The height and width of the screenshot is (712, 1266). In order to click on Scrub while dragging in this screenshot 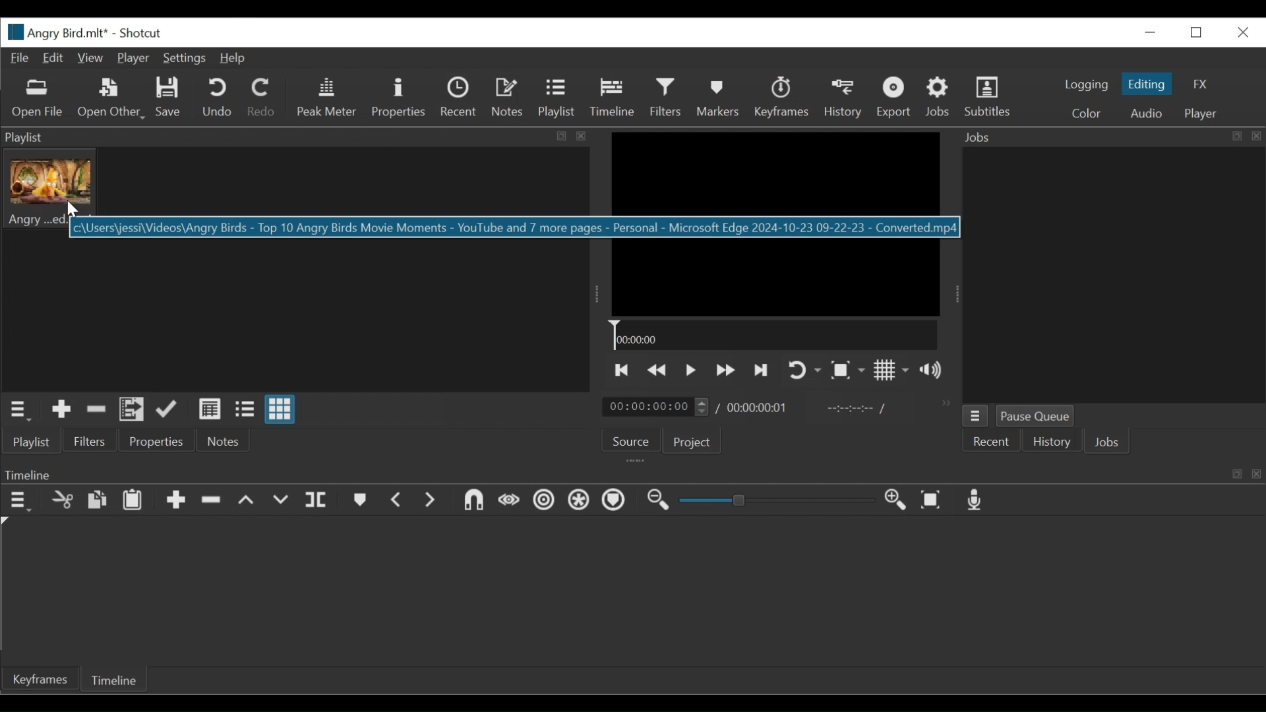, I will do `click(615, 501)`.